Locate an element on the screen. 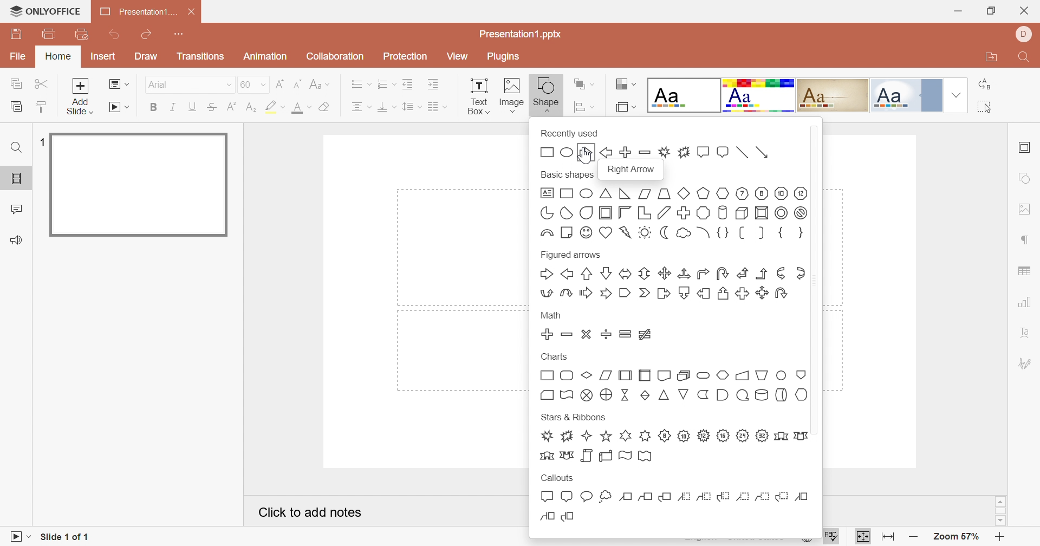 The height and width of the screenshot is (546, 1040). Click to add notes is located at coordinates (312, 513).